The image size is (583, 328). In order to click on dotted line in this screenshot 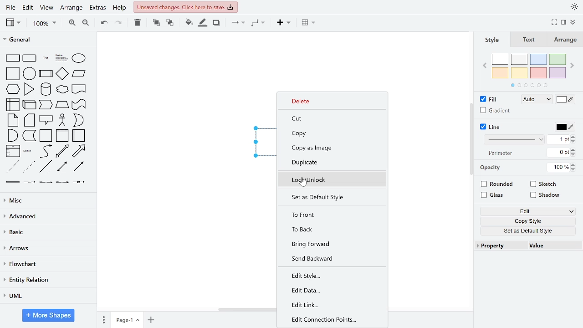, I will do `click(30, 166)`.